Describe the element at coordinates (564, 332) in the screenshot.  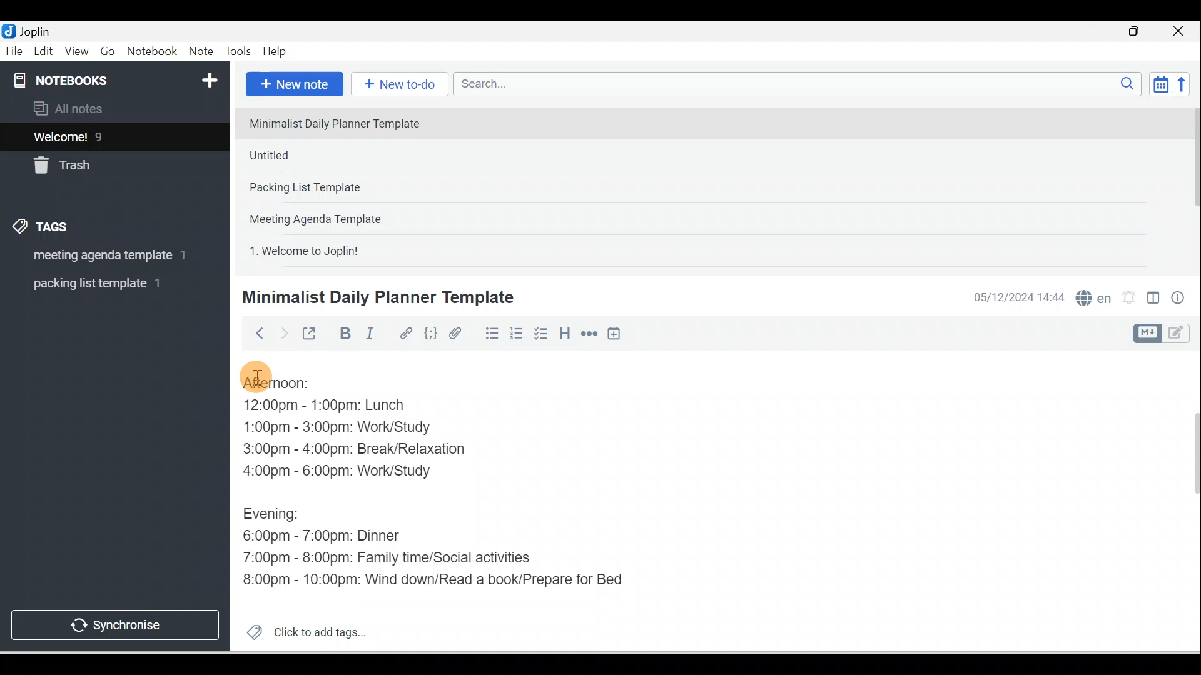
I see `Heading` at that location.